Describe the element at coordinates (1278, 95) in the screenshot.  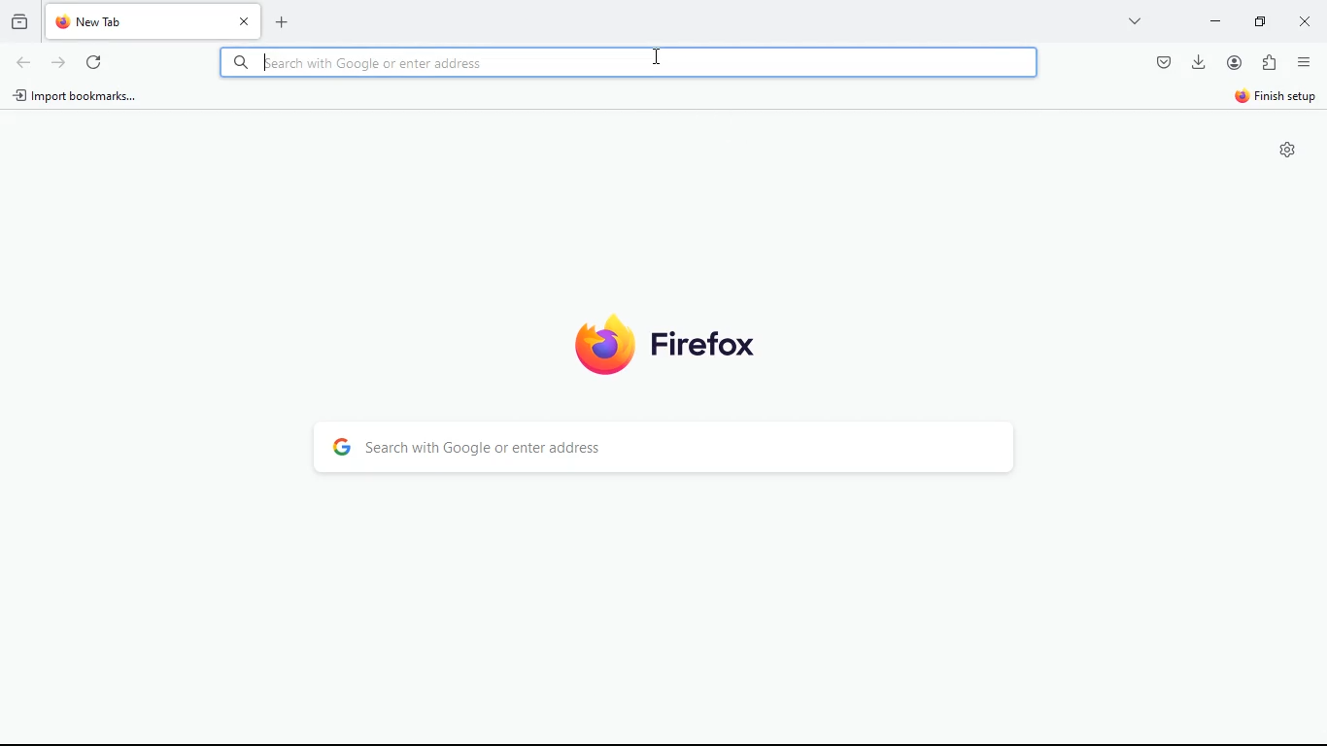
I see `finish setup` at that location.